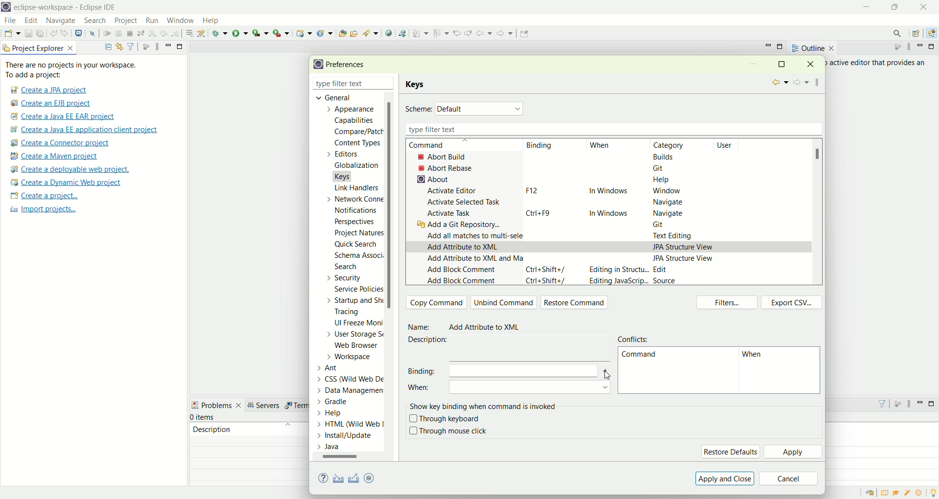 The image size is (939, 499). I want to click on step over, so click(164, 33).